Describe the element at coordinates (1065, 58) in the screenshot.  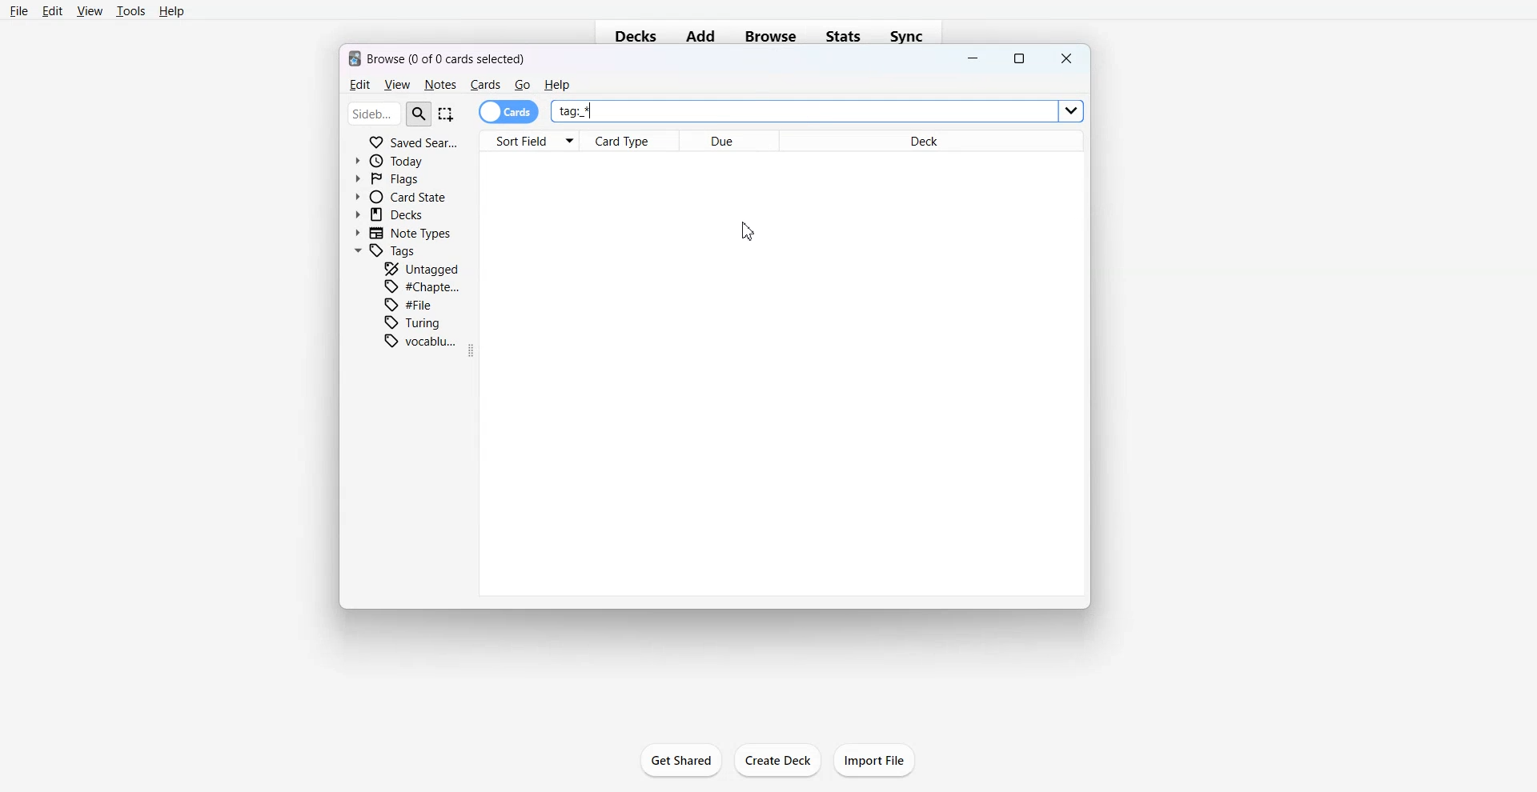
I see `Close` at that location.